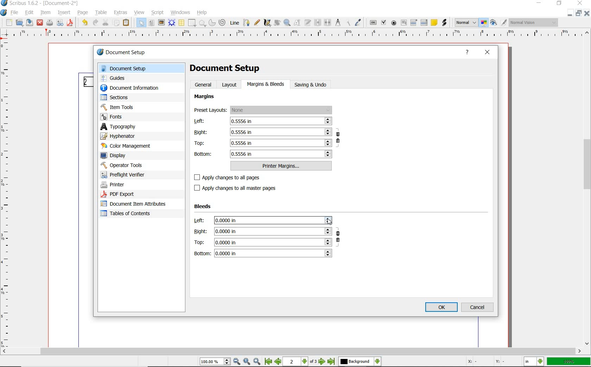  I want to click on document setup, so click(143, 69).